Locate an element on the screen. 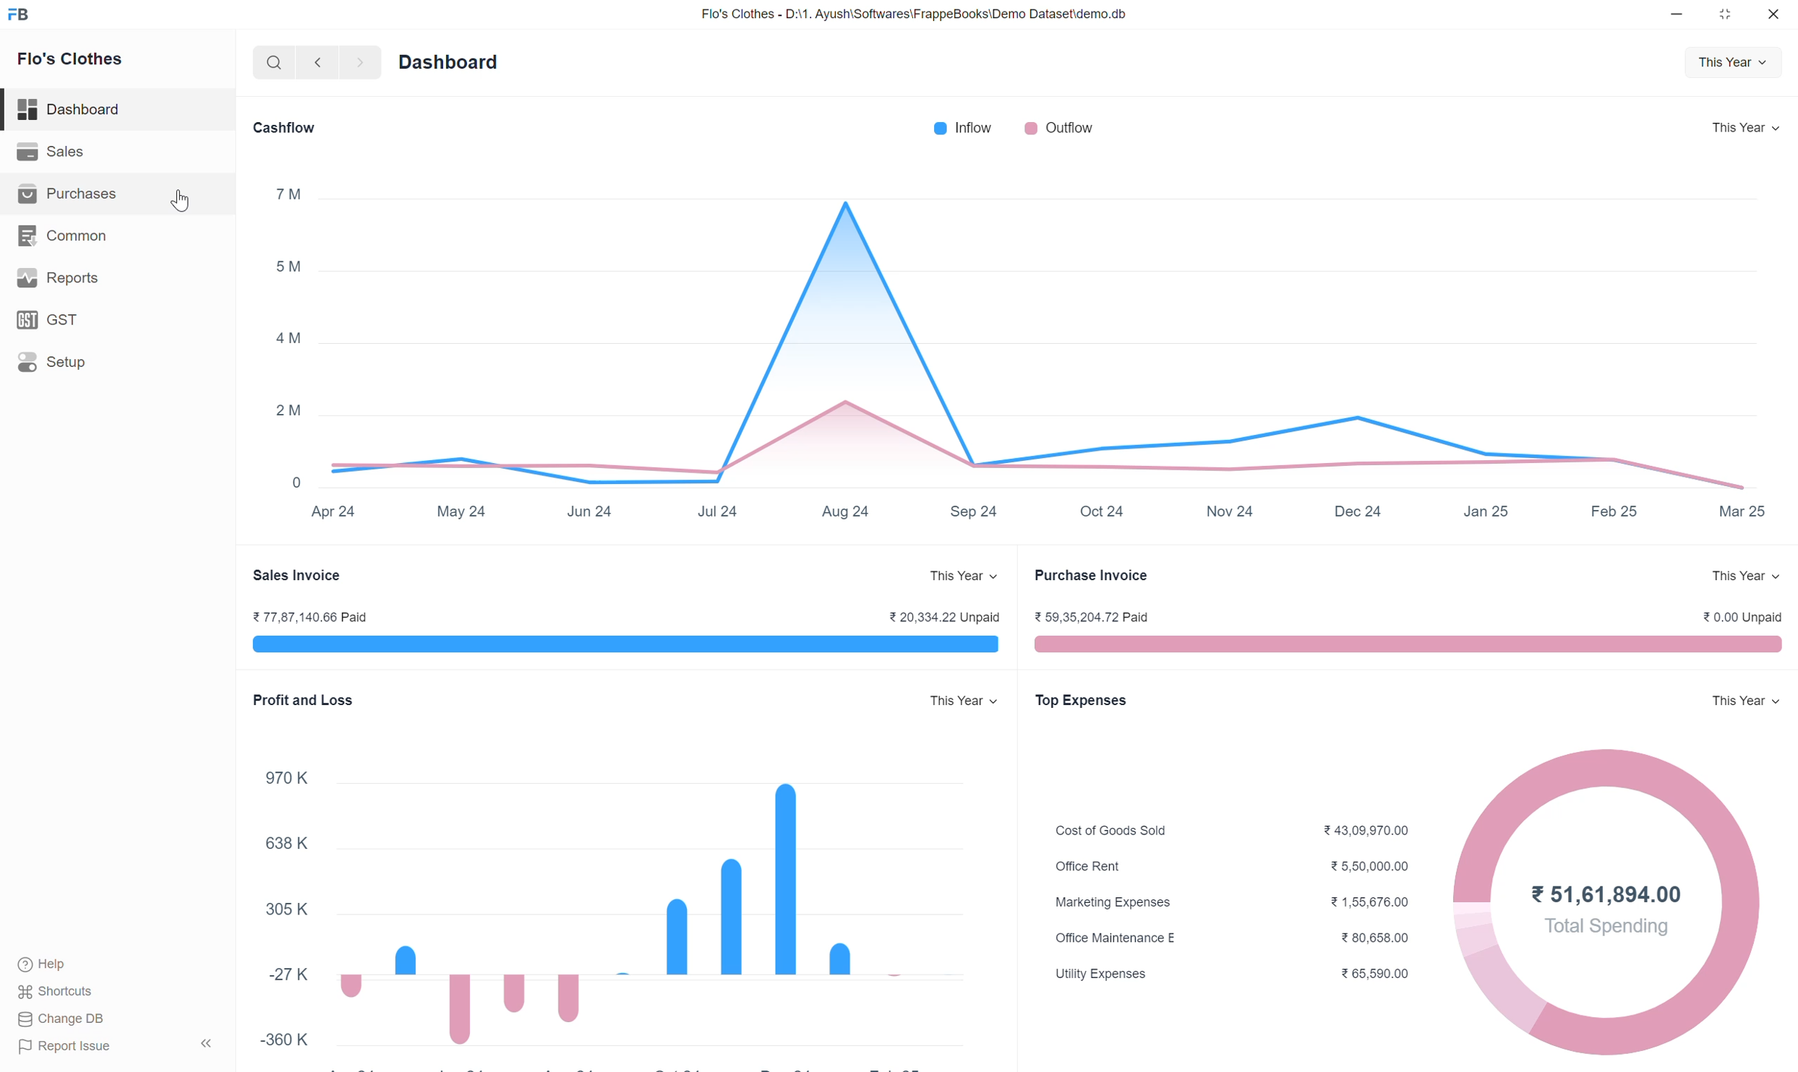 The height and width of the screenshot is (1072, 1798). This Year is located at coordinates (1748, 126).